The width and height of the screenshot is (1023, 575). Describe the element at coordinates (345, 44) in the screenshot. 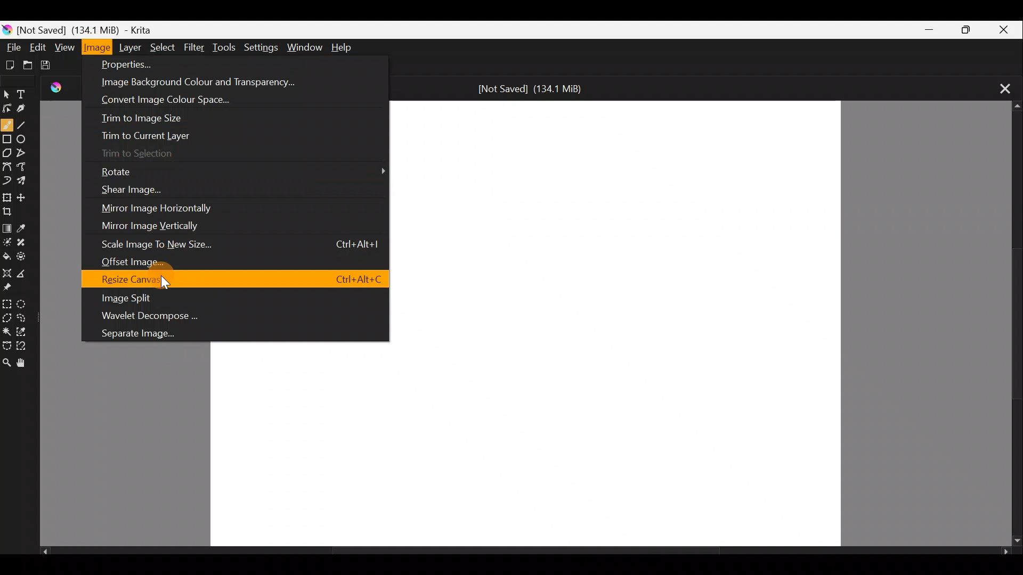

I see `Help` at that location.